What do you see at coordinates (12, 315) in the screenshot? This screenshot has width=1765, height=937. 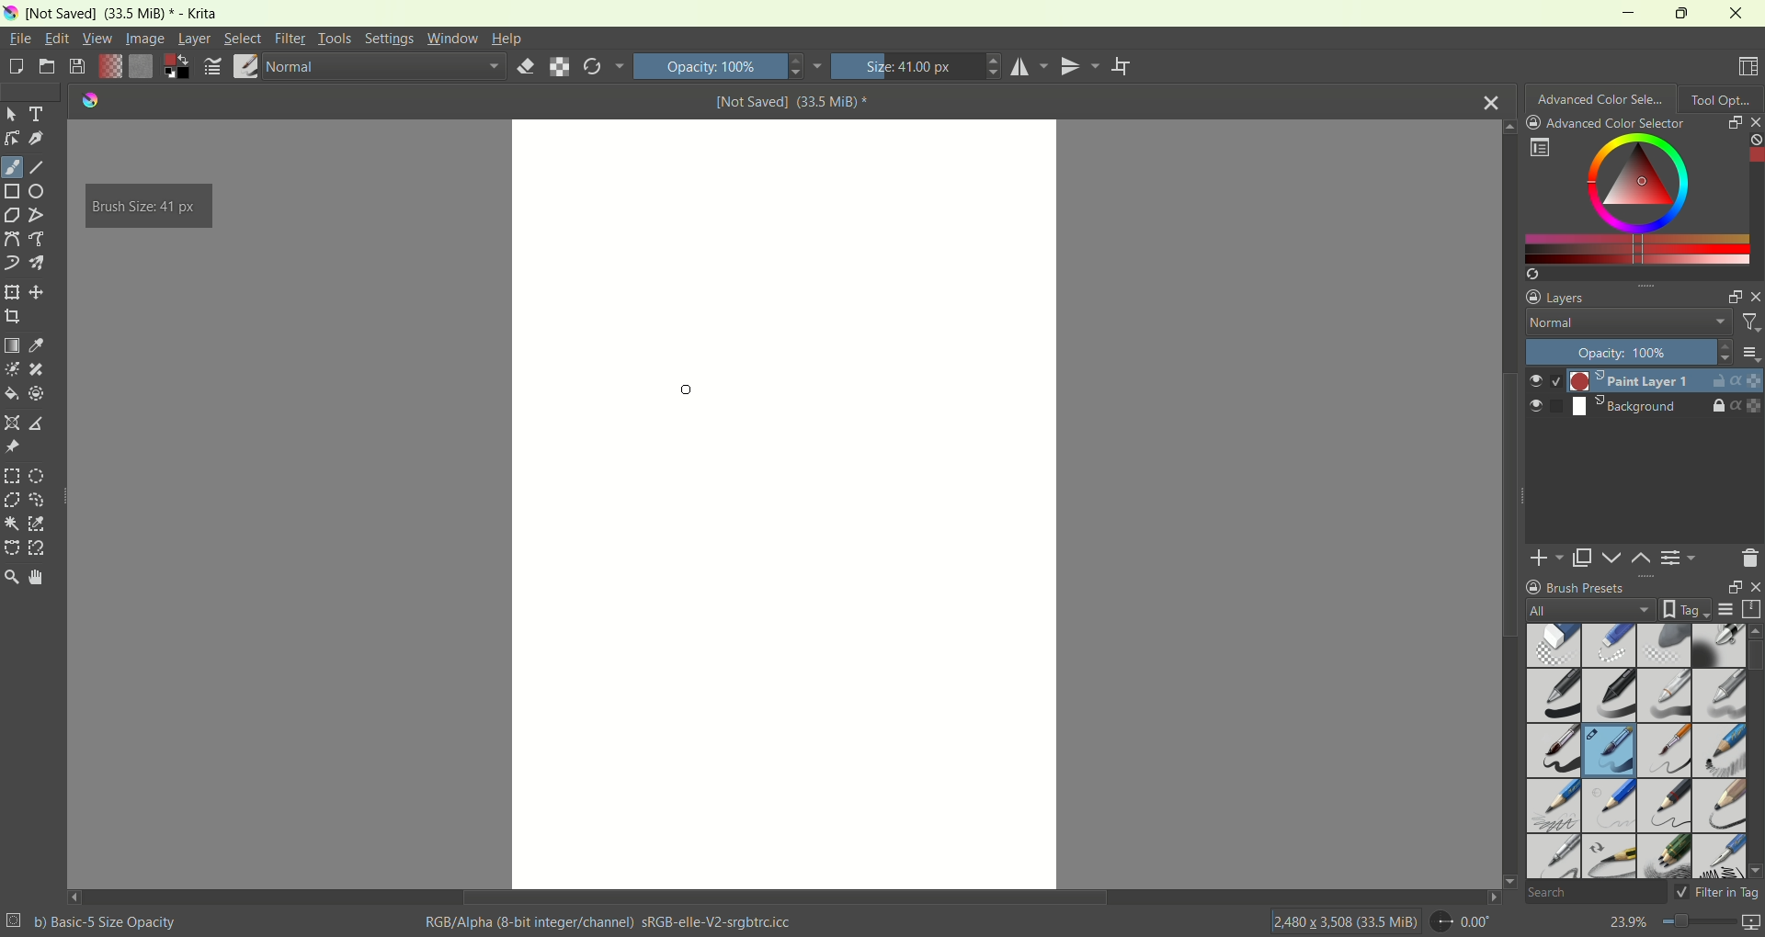 I see `crop` at bounding box center [12, 315].